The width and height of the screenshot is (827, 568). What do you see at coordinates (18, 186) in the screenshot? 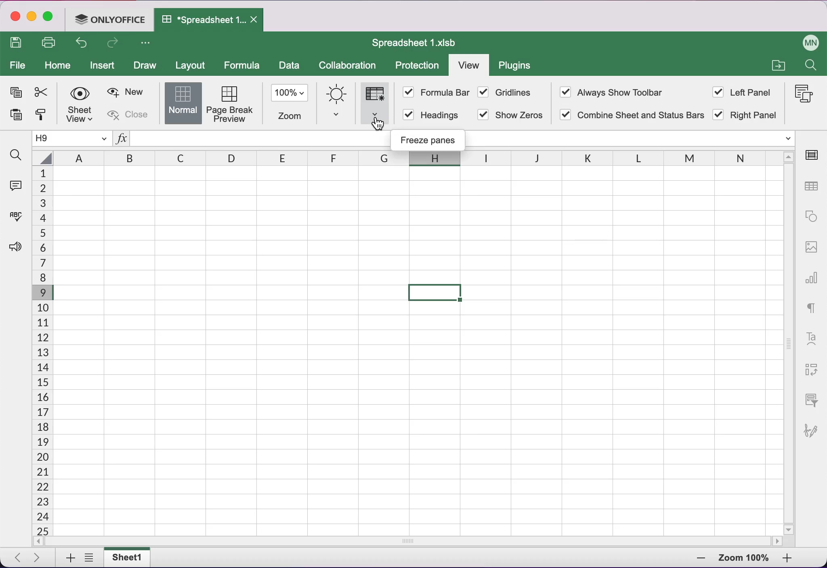
I see `comments` at bounding box center [18, 186].